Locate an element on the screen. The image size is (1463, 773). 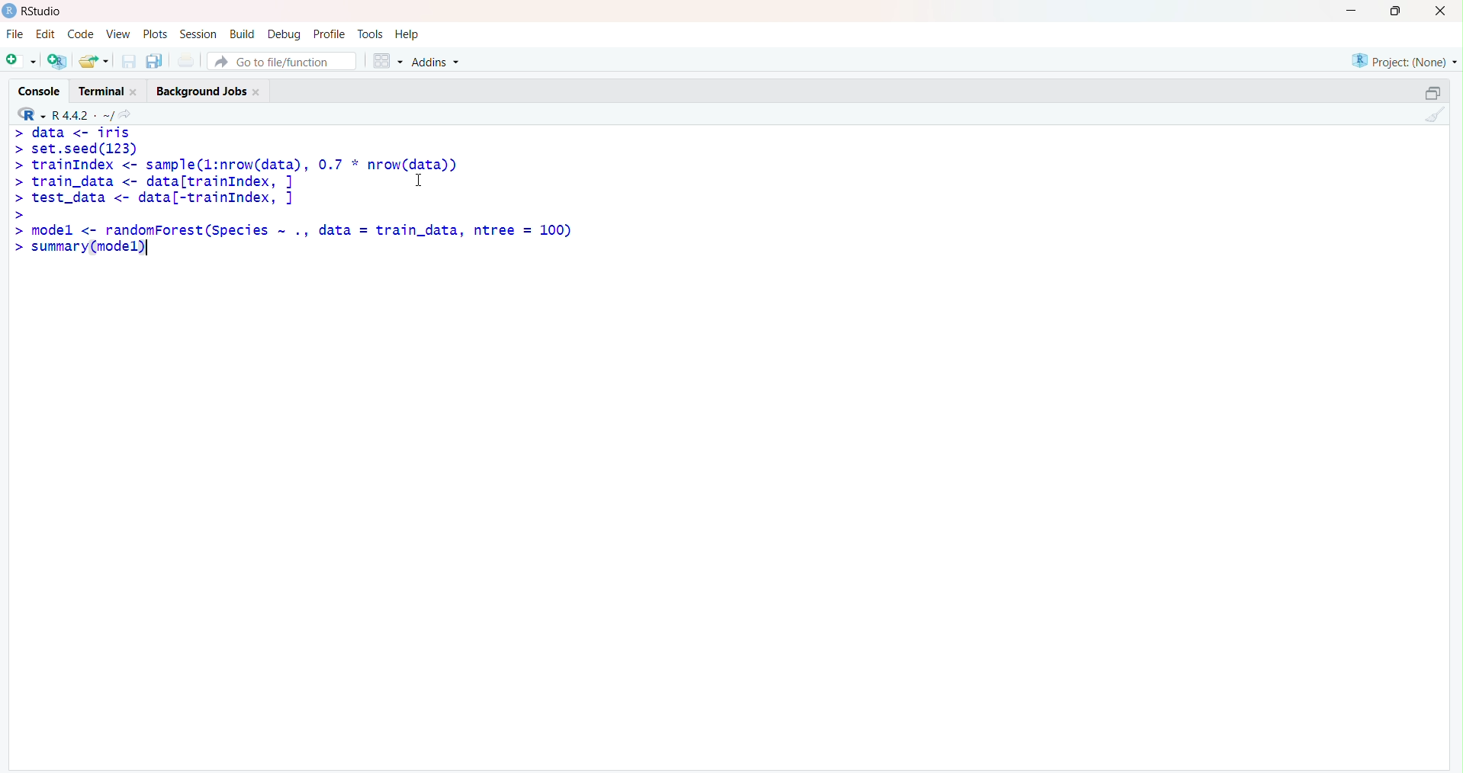
Tools is located at coordinates (370, 33).